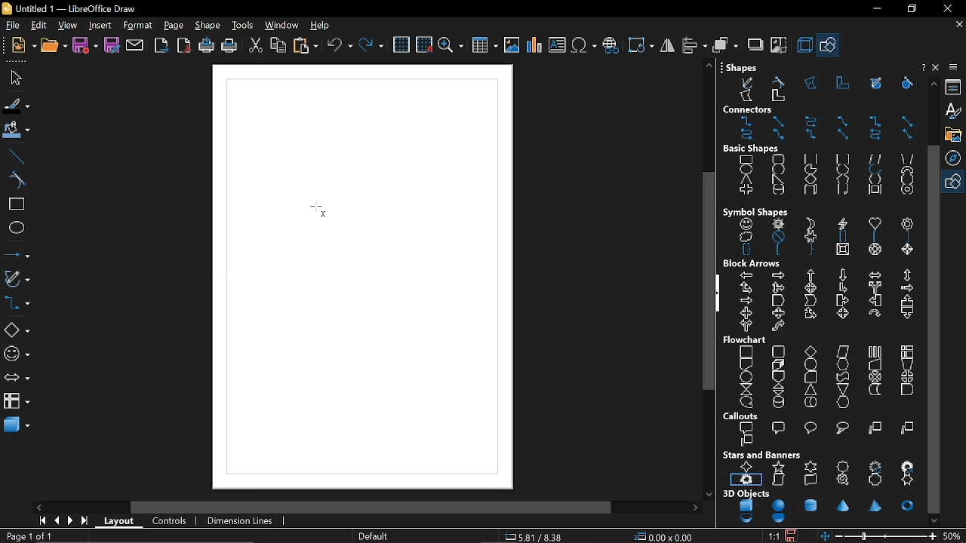 This screenshot has width=966, height=543. What do you see at coordinates (584, 45) in the screenshot?
I see `insert symbol` at bounding box center [584, 45].